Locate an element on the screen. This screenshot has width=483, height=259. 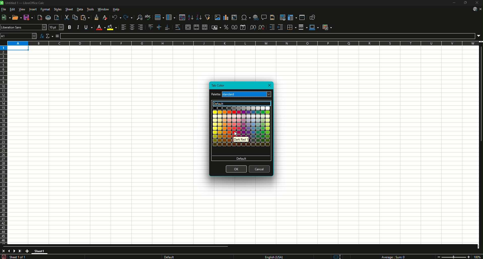
Scroll to last sheet is located at coordinates (20, 251).